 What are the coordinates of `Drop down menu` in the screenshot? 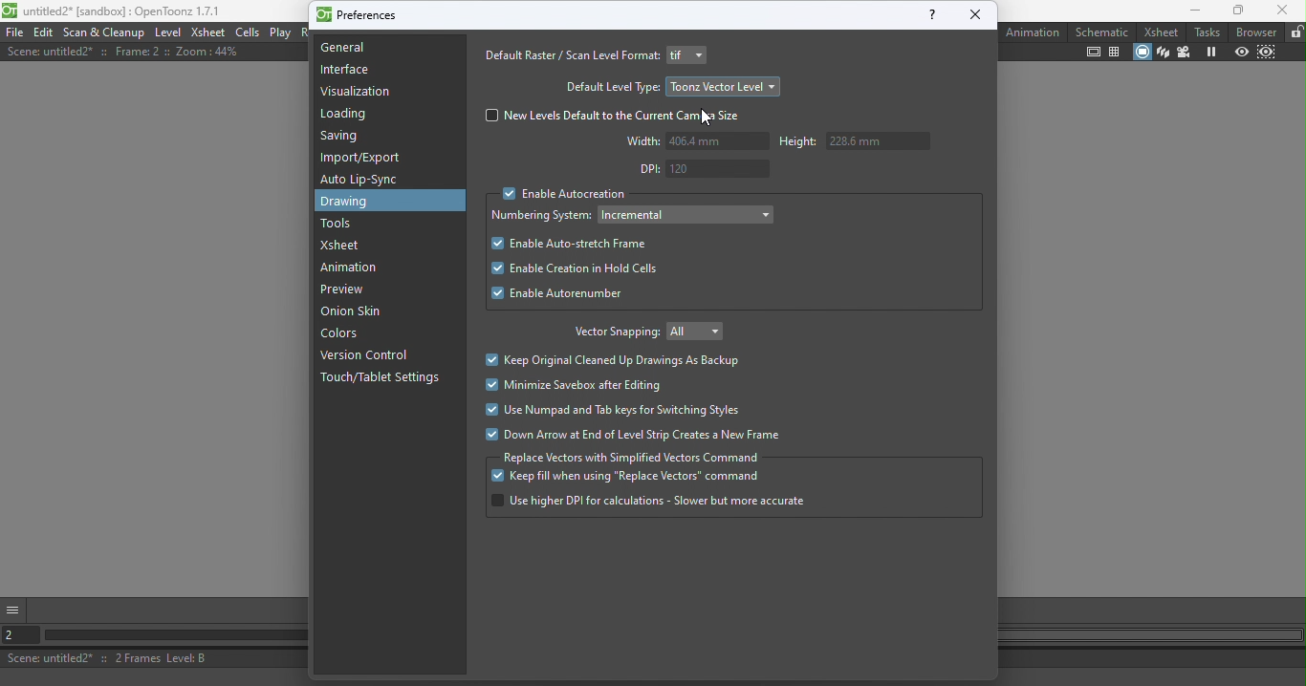 It's located at (702, 330).